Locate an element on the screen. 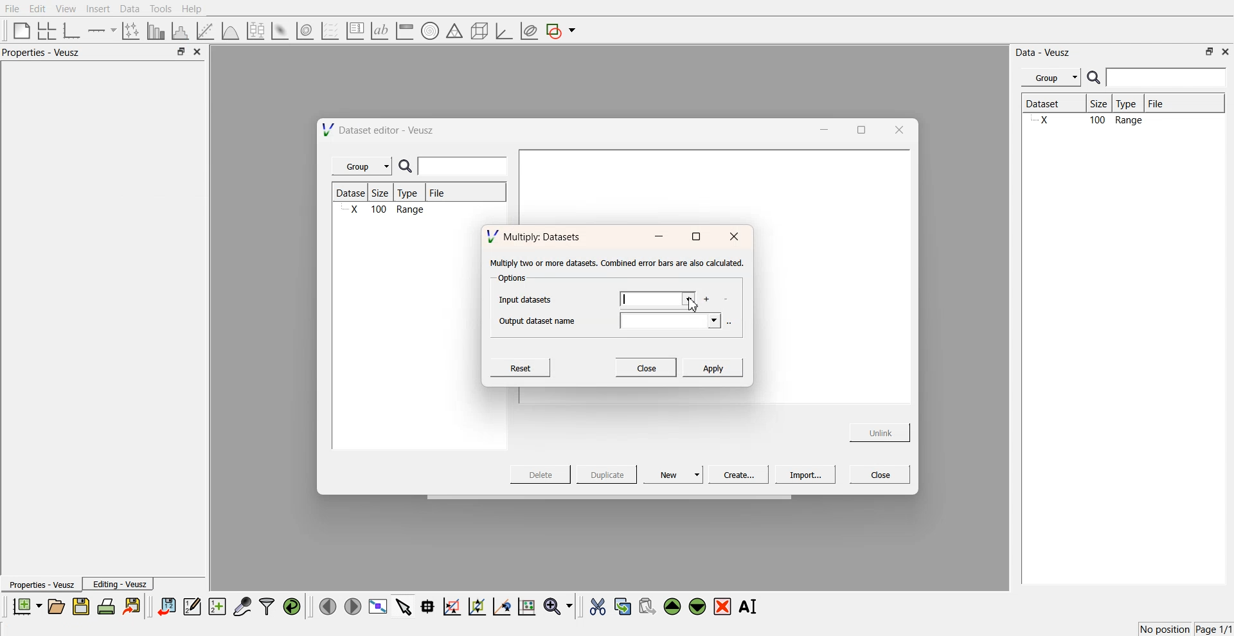 The width and height of the screenshot is (1234, 636). Type is located at coordinates (1130, 104).